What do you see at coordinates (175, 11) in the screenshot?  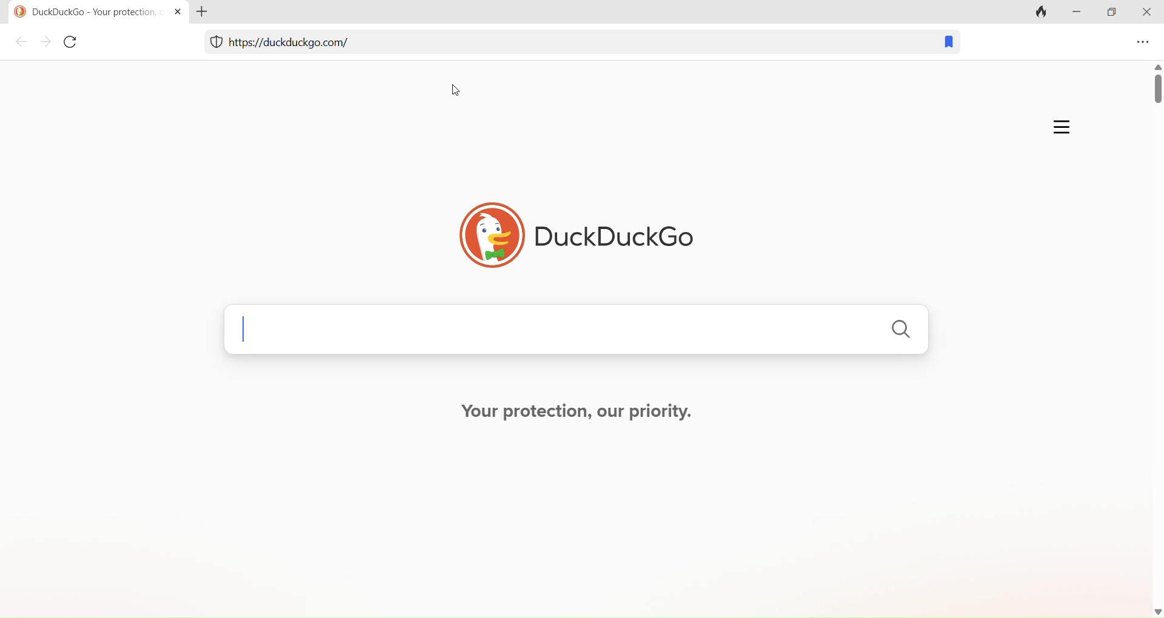 I see `close tab` at bounding box center [175, 11].